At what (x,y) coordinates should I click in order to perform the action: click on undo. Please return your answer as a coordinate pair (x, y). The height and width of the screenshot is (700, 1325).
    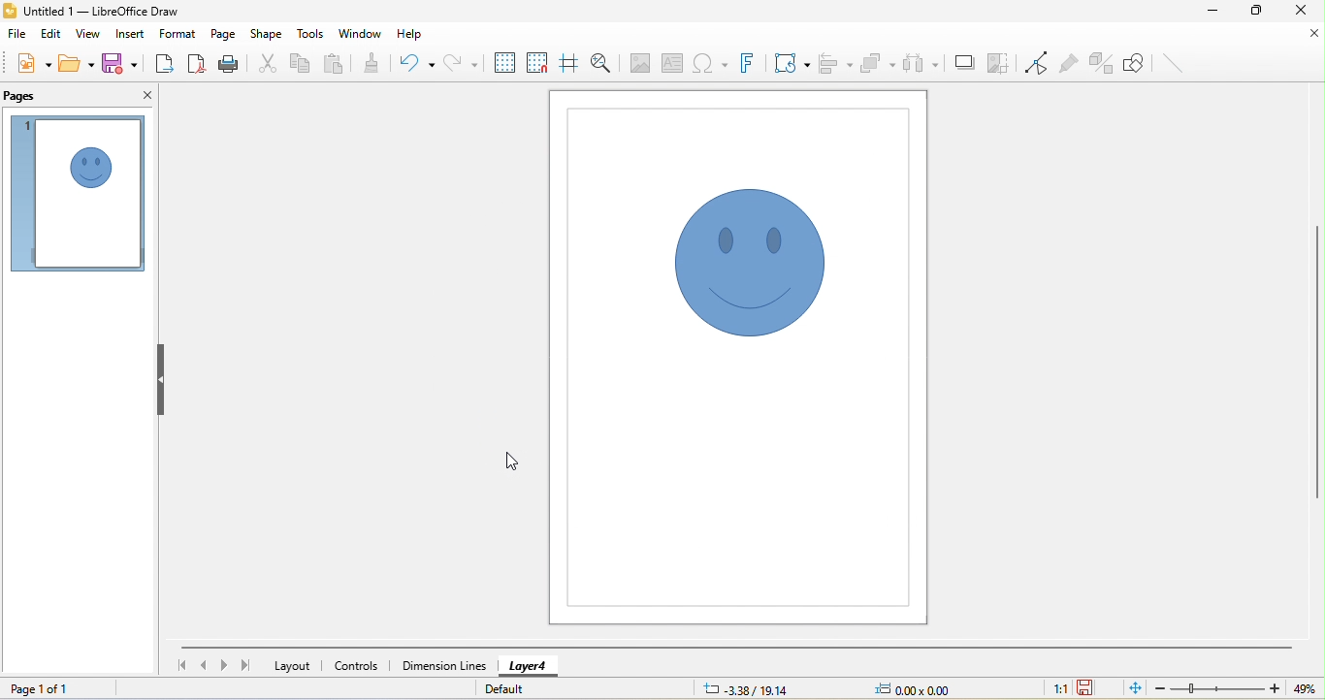
    Looking at the image, I should click on (417, 65).